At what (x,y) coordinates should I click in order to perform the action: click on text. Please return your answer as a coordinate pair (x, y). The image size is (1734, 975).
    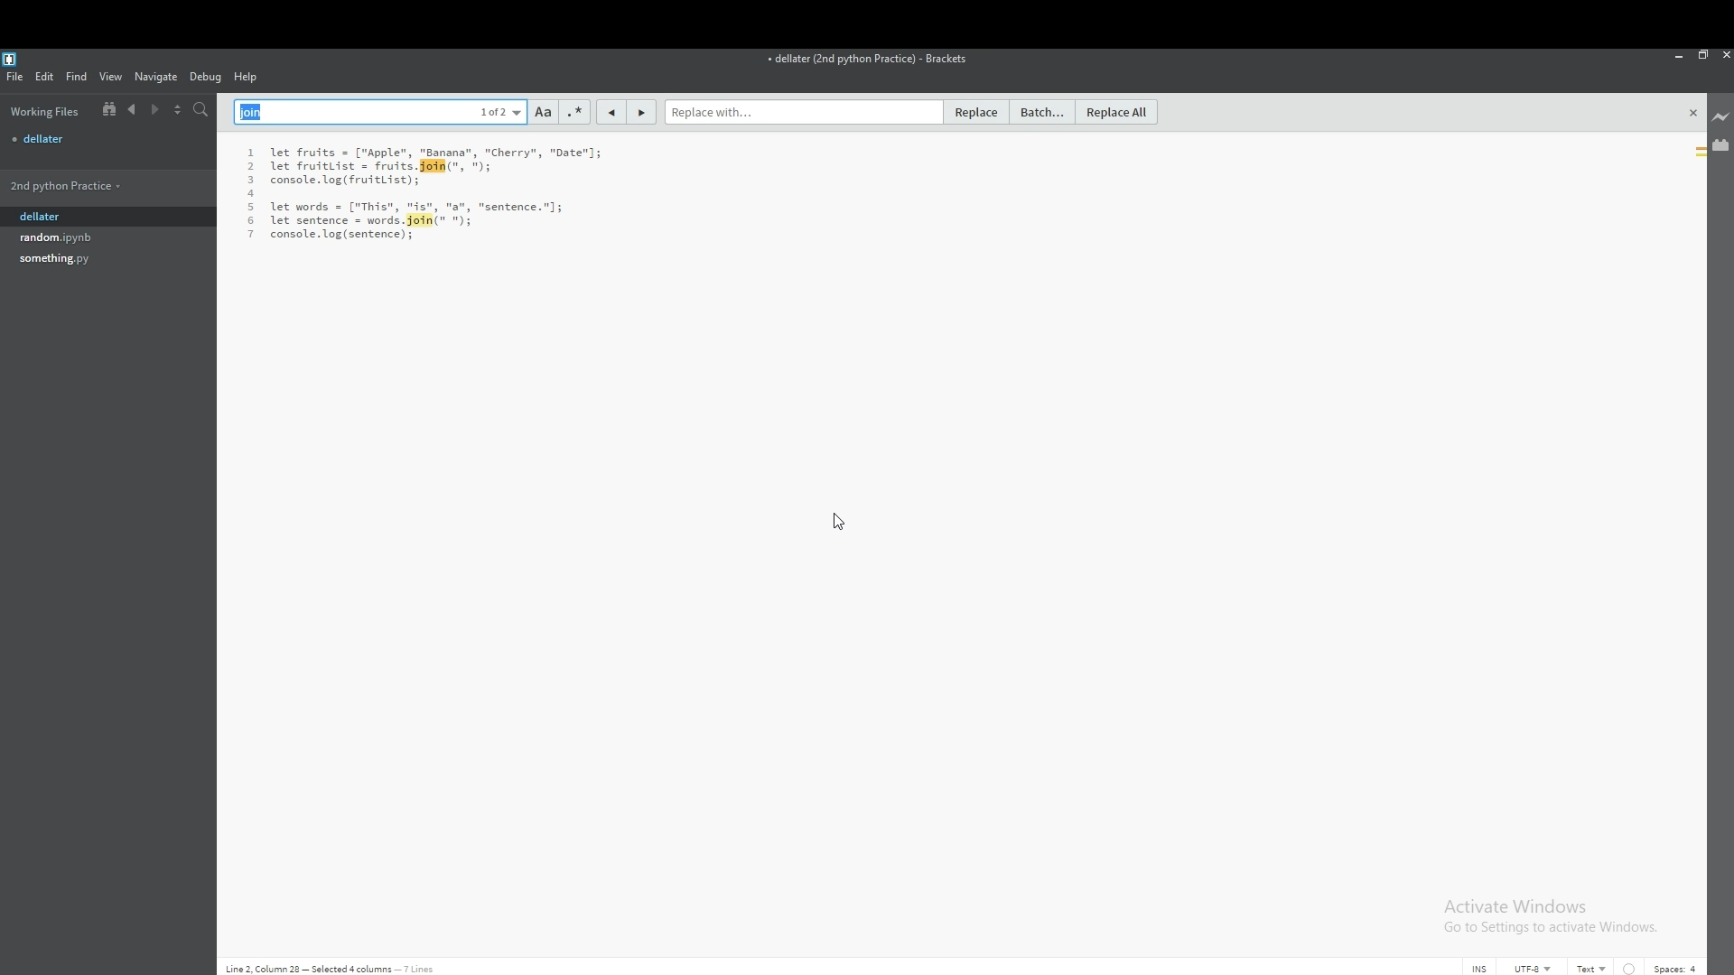
    Looking at the image, I should click on (1593, 968).